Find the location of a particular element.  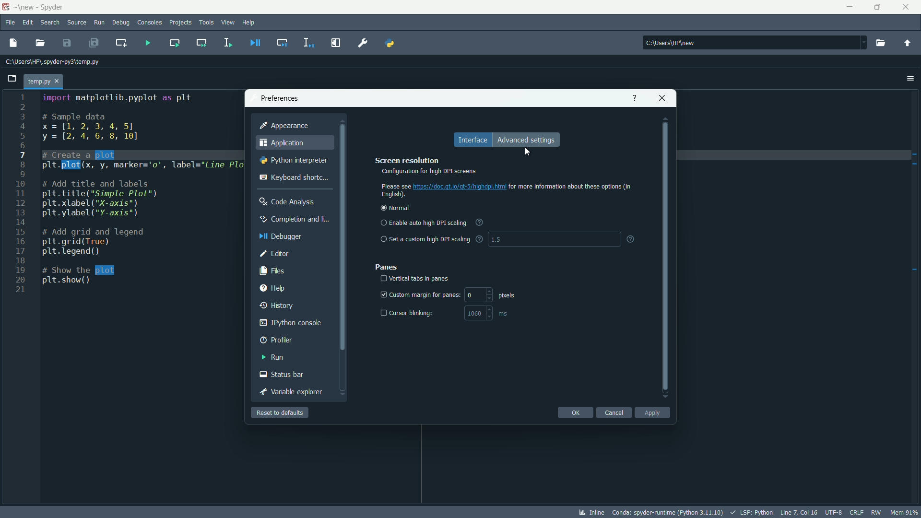

folder name is located at coordinates (26, 7).